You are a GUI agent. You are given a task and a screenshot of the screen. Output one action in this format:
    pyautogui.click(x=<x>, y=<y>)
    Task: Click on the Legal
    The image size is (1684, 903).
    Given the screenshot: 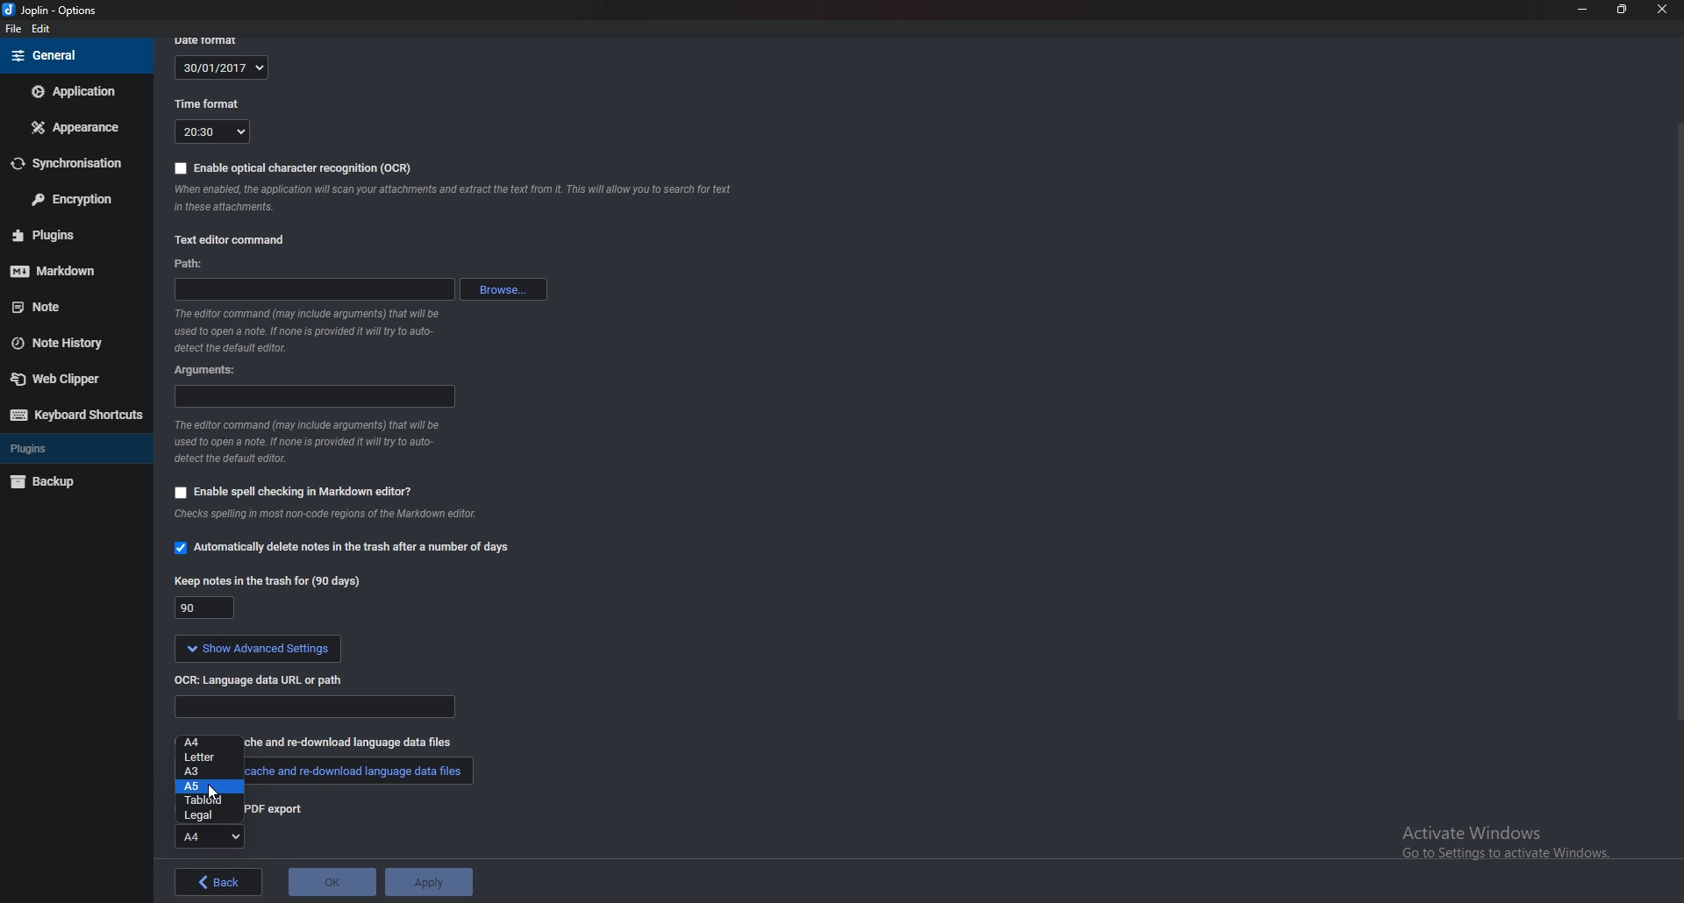 What is the action you would take?
    pyautogui.click(x=210, y=814)
    